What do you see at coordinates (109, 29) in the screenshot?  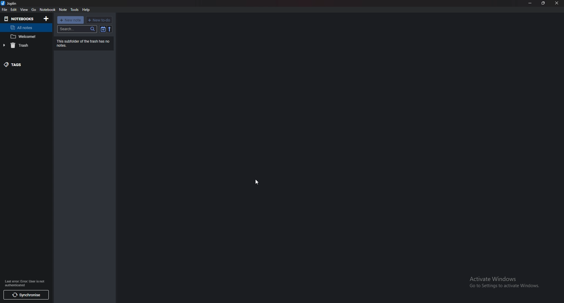 I see `Reverse sort order` at bounding box center [109, 29].